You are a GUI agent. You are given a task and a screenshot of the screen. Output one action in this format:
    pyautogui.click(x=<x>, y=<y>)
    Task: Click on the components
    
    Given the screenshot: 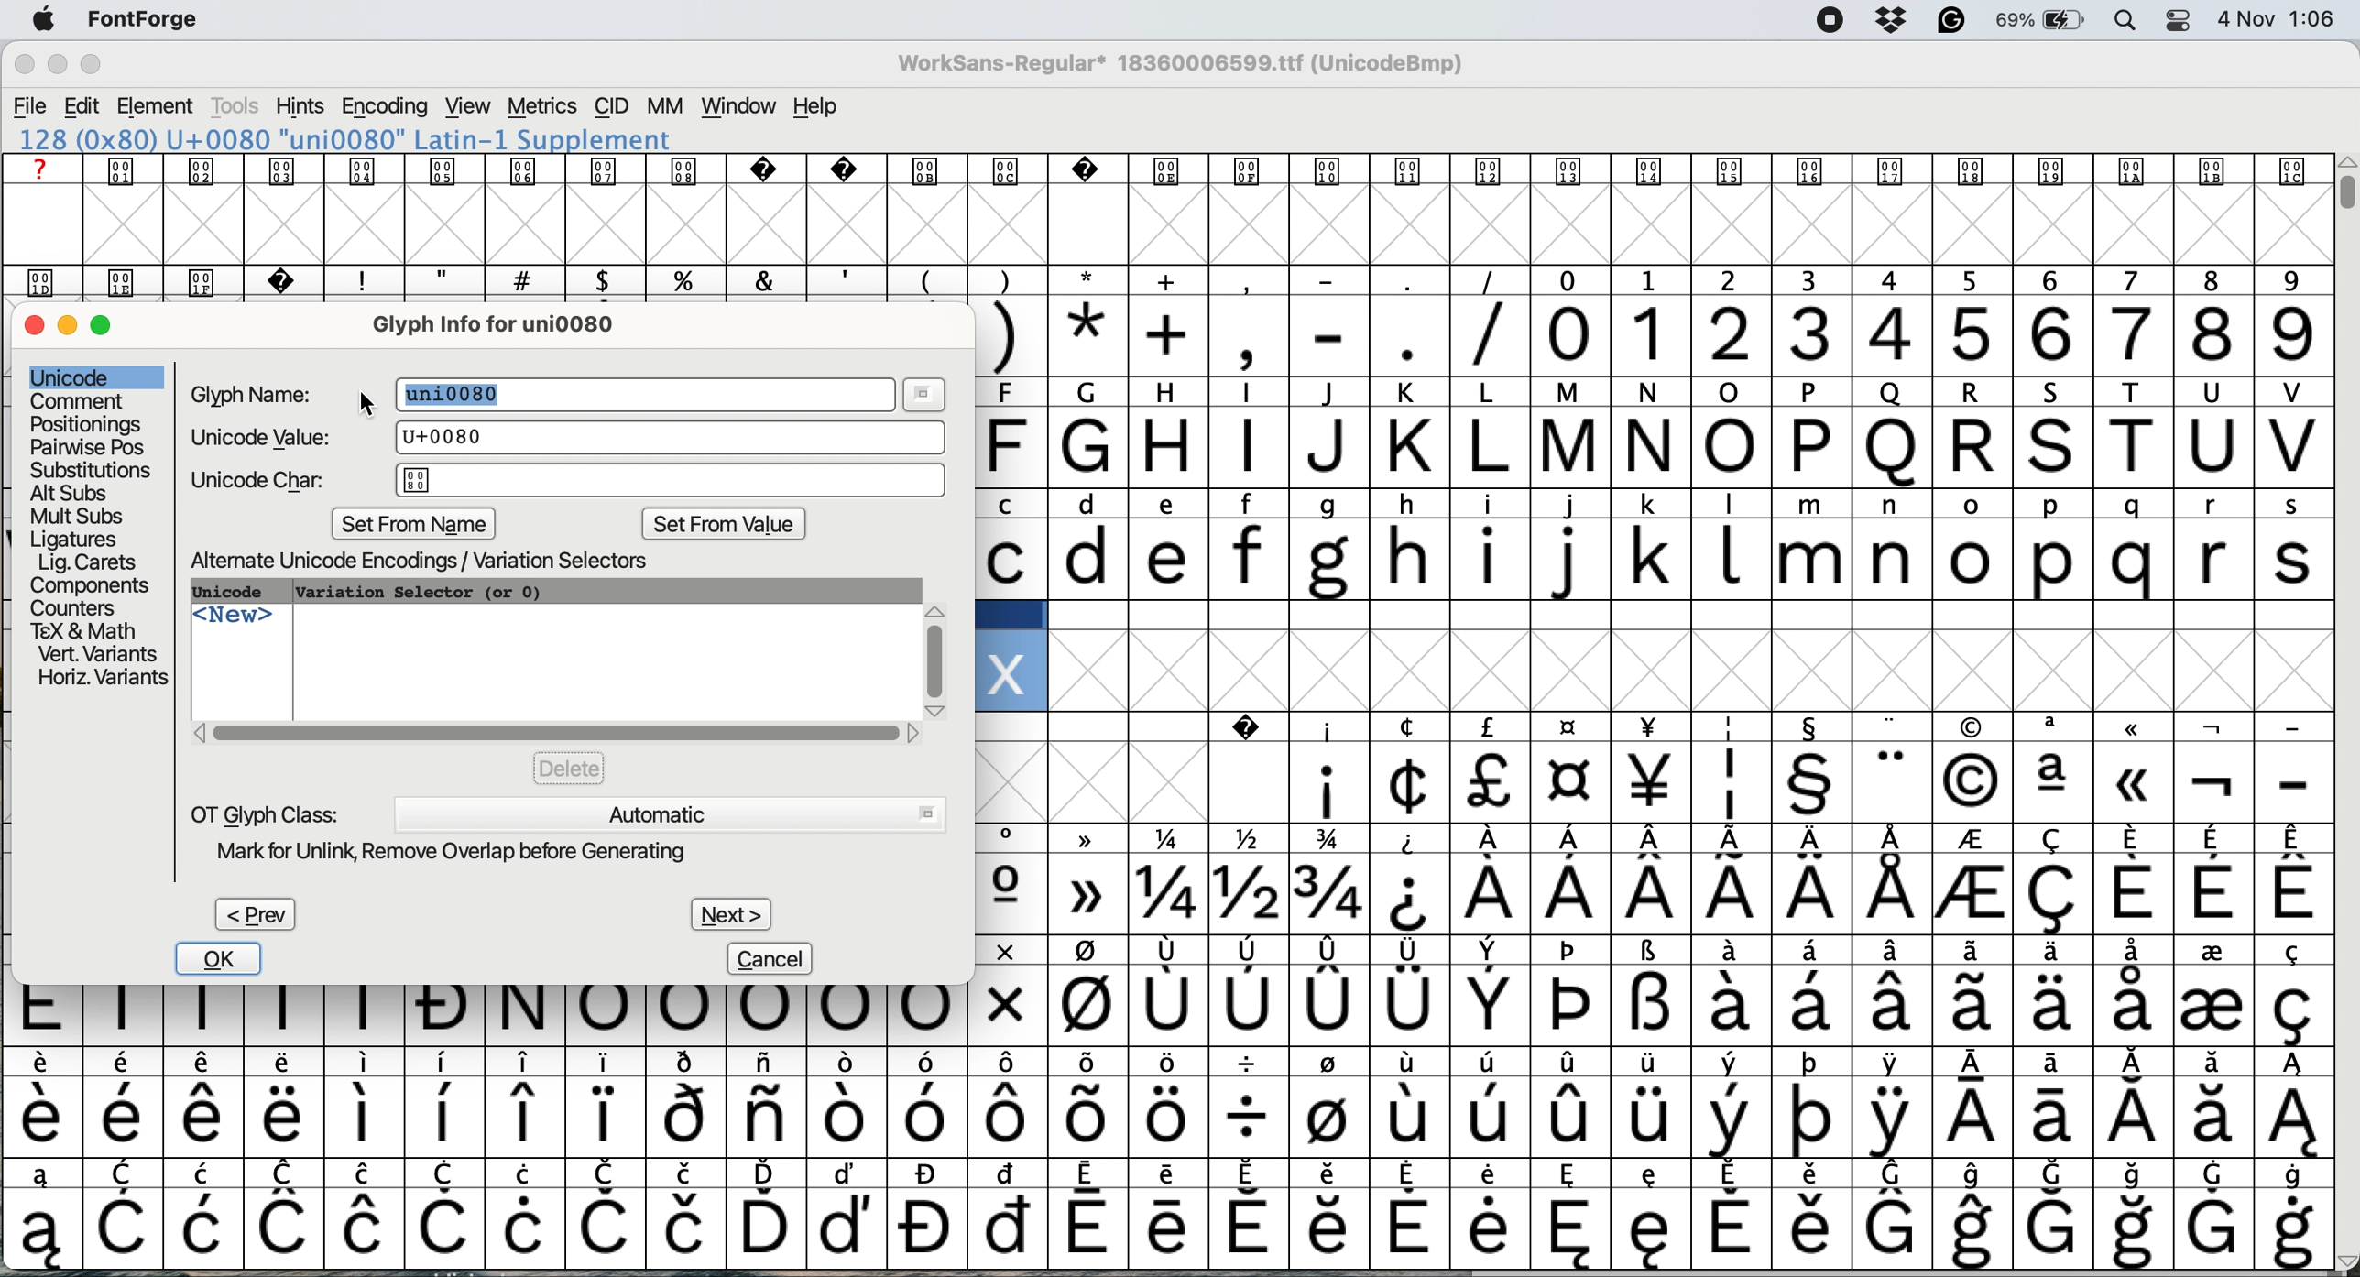 What is the action you would take?
    pyautogui.click(x=96, y=584)
    